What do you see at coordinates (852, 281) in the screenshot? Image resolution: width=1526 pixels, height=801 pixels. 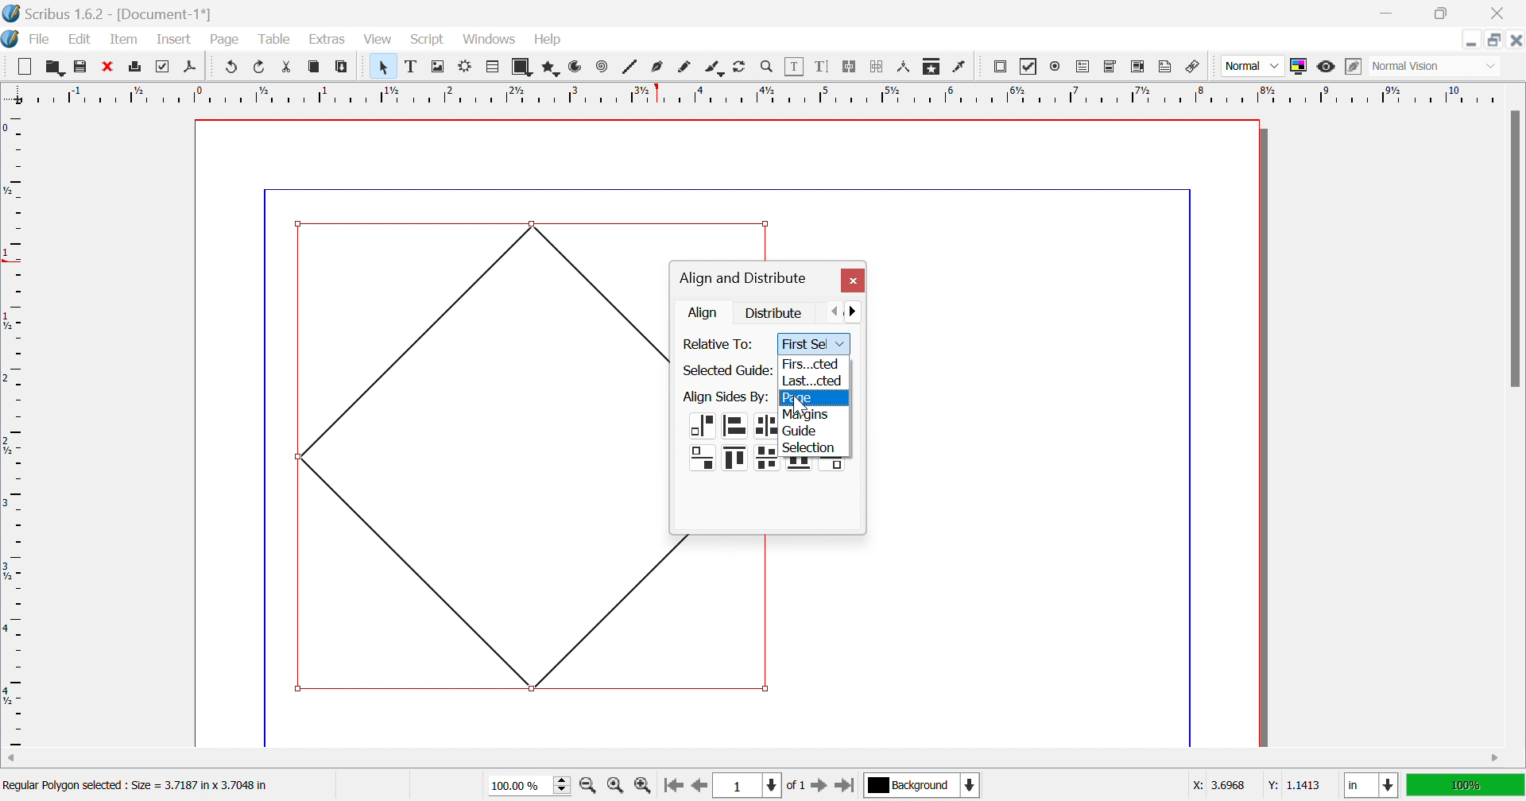 I see `Close` at bounding box center [852, 281].